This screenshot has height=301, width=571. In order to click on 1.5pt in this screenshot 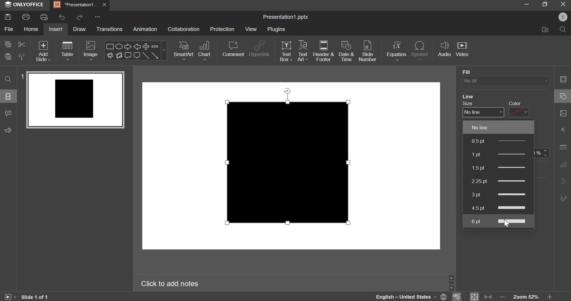, I will do `click(499, 167)`.